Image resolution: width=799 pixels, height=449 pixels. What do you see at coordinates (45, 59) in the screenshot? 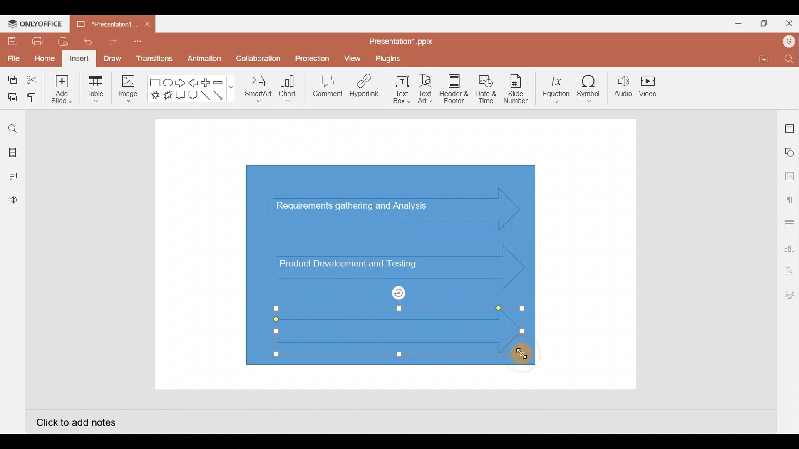
I see `Home` at bounding box center [45, 59].